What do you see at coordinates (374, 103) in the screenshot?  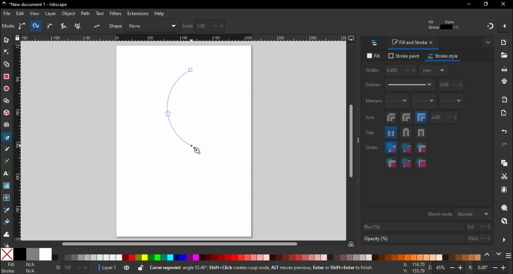 I see `markers` at bounding box center [374, 103].